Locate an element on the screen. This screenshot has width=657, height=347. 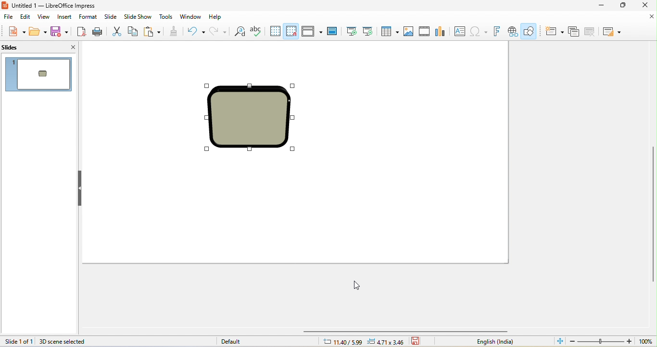
clone formatting is located at coordinates (174, 31).